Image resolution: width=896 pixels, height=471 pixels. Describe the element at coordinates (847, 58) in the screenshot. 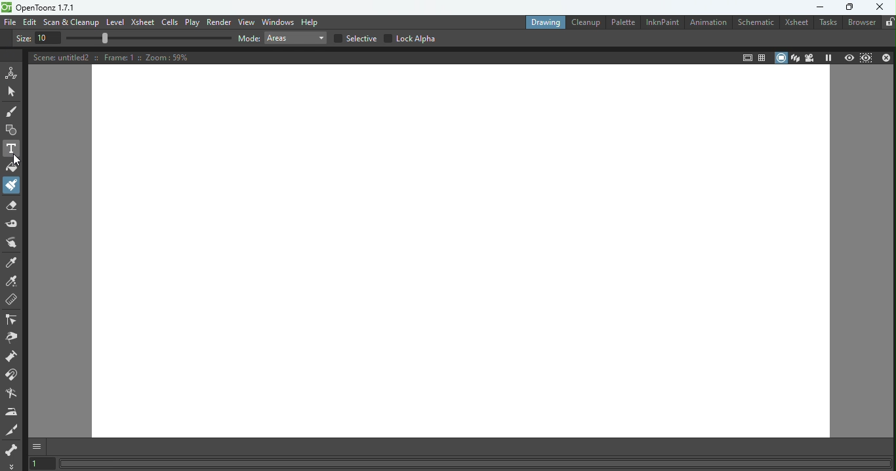

I see `Preview` at that location.